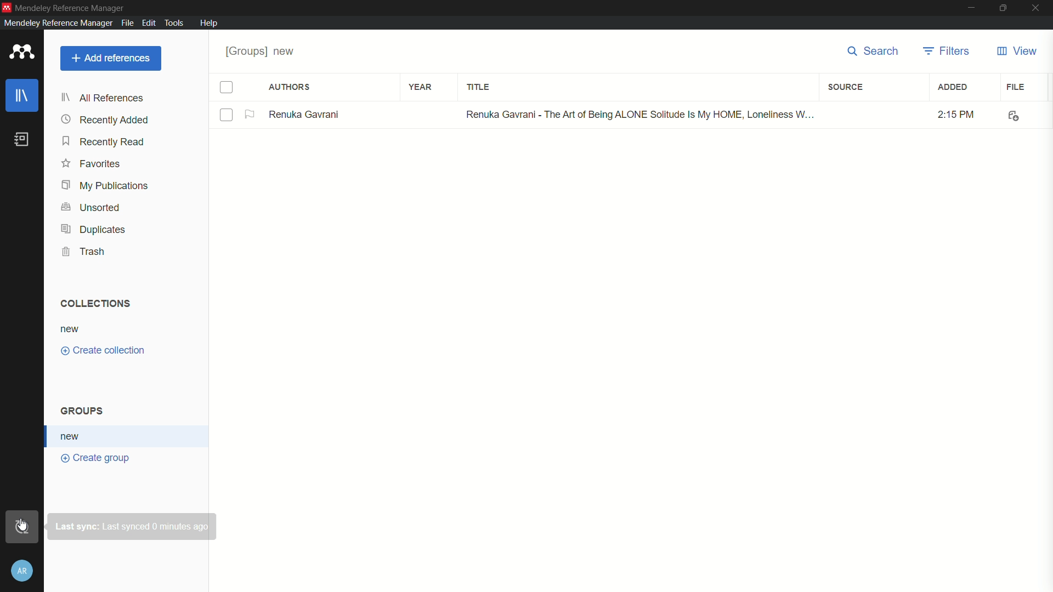 The image size is (1053, 592). What do you see at coordinates (970, 8) in the screenshot?
I see `minimize` at bounding box center [970, 8].